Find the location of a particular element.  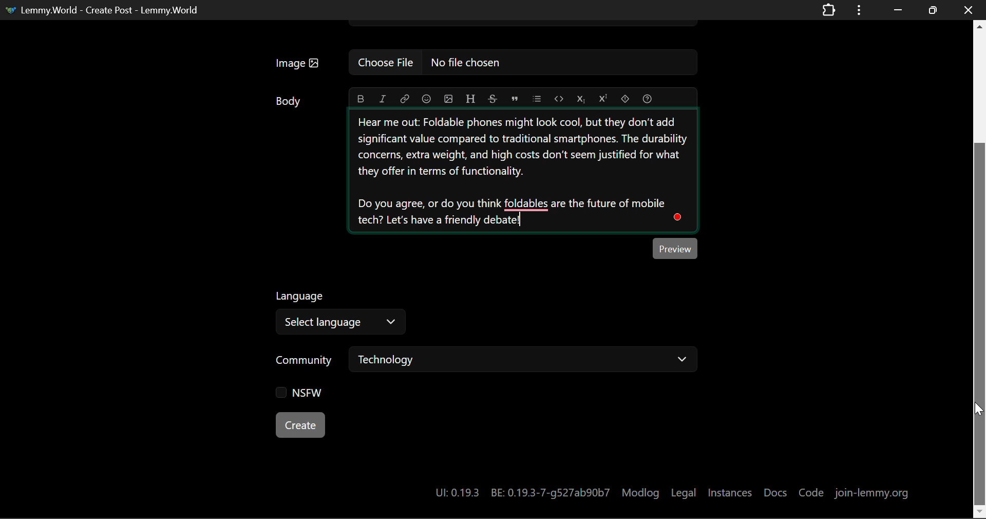

spoiler is located at coordinates (624, 99).